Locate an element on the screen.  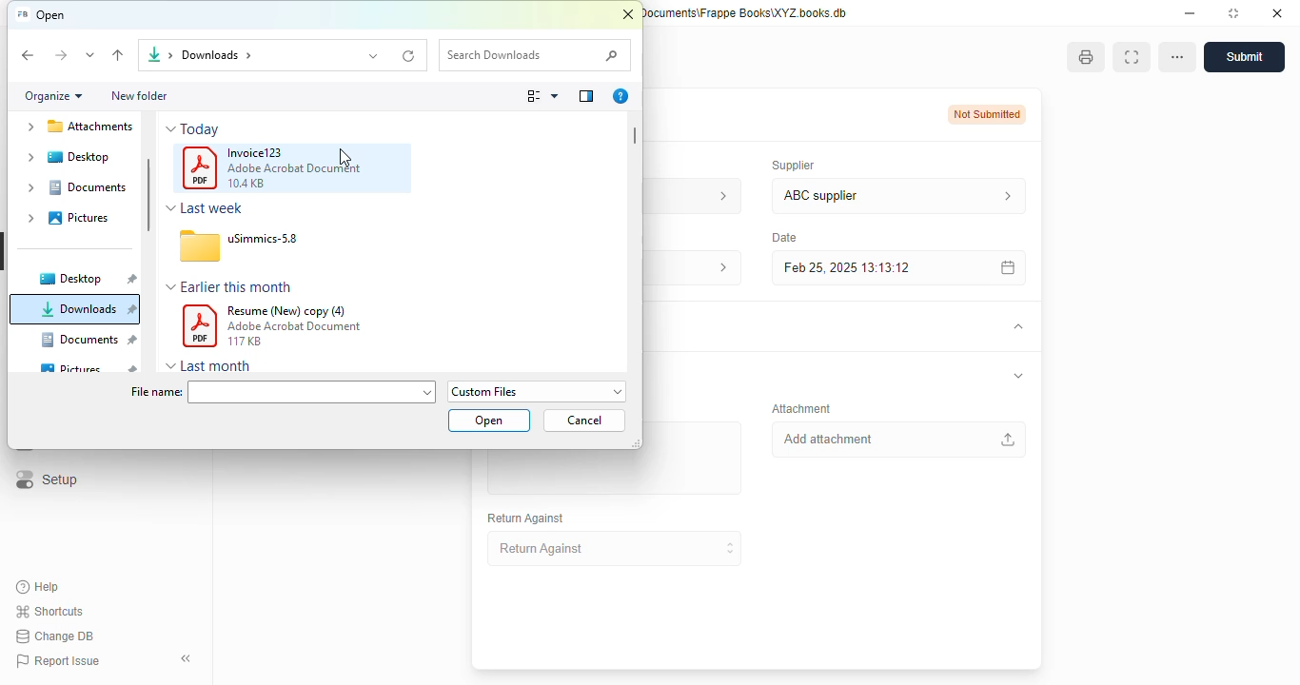
pictures is located at coordinates (89, 368).